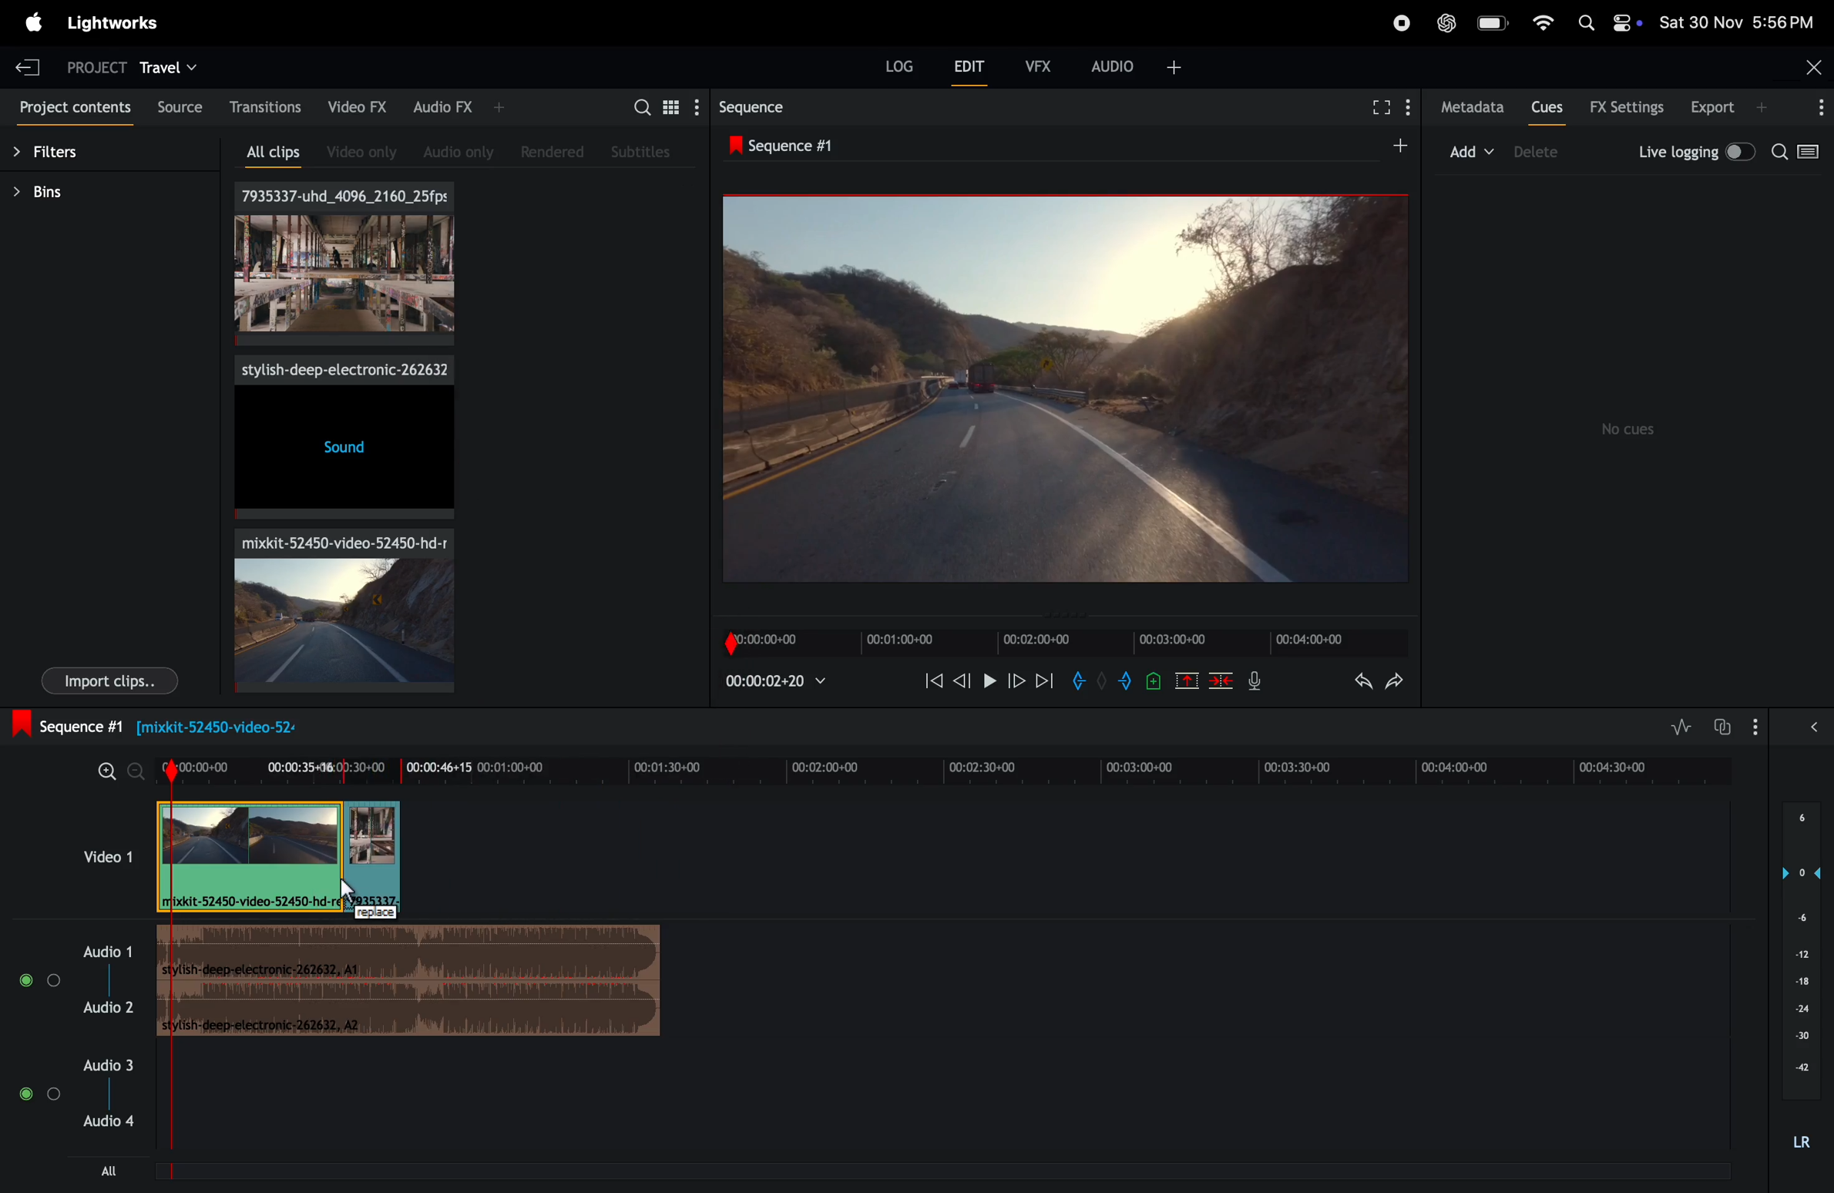 The height and width of the screenshot is (1193, 1834). What do you see at coordinates (178, 104) in the screenshot?
I see `source` at bounding box center [178, 104].